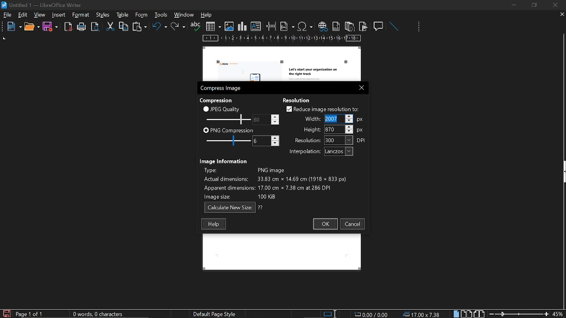 This screenshot has height=318, width=566. I want to click on insert endnote, so click(349, 26).